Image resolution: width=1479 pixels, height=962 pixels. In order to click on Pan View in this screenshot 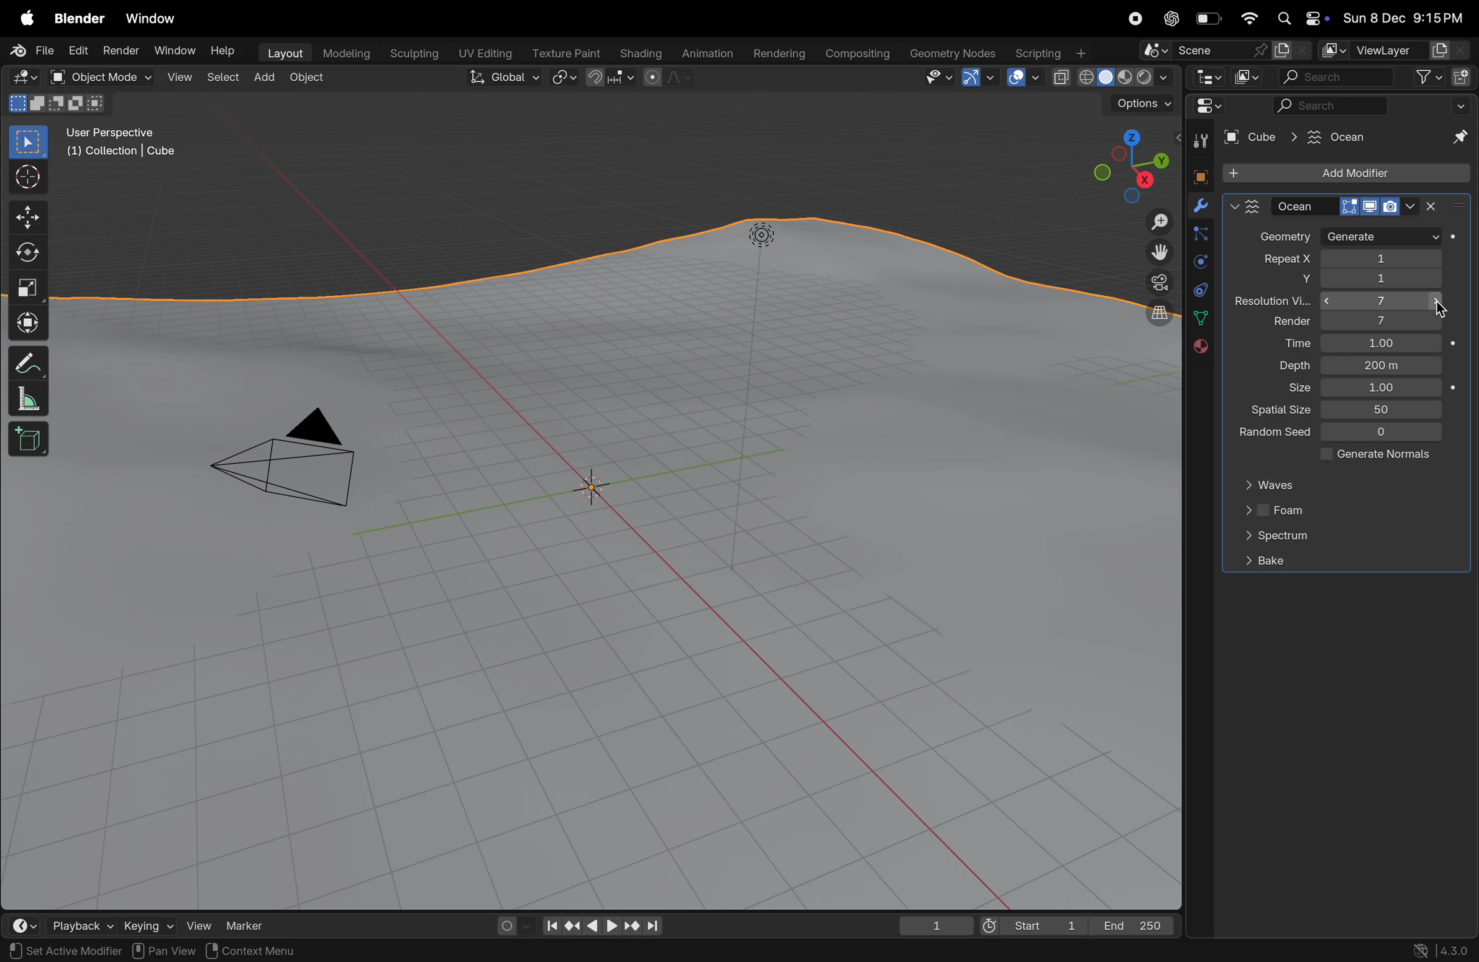, I will do `click(162, 951)`.